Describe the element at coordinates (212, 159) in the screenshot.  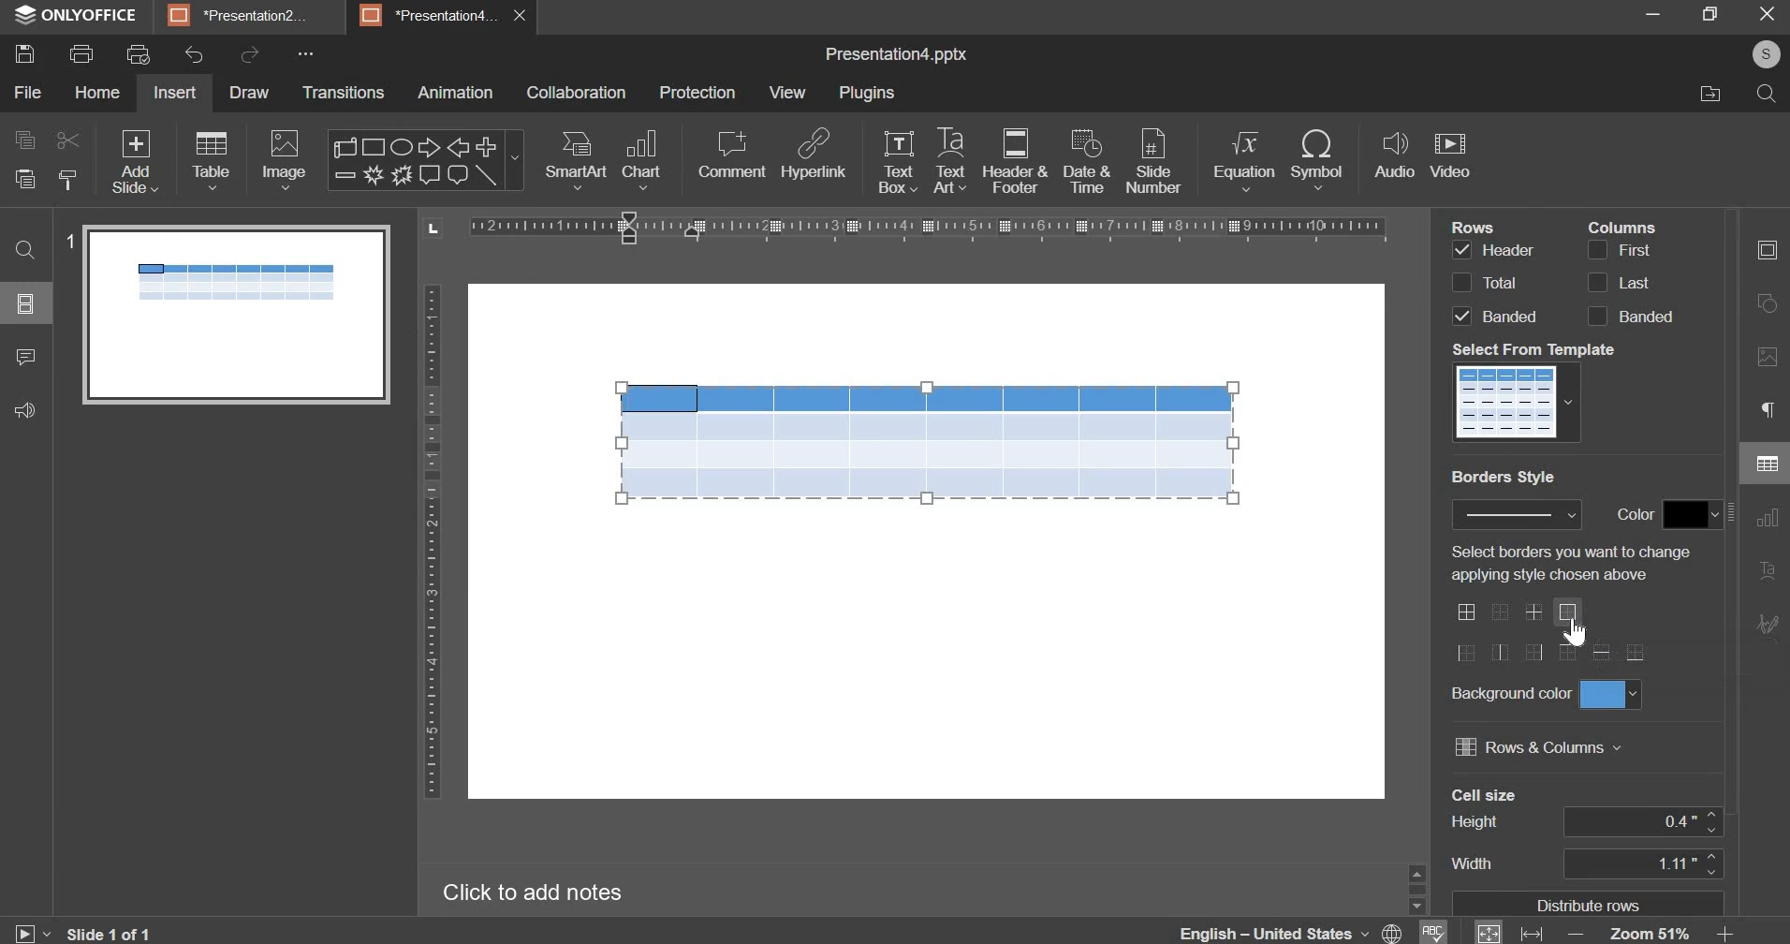
I see `tables` at that location.